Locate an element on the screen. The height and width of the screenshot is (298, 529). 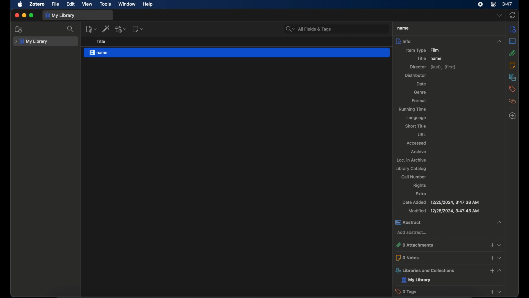
my library is located at coordinates (31, 41).